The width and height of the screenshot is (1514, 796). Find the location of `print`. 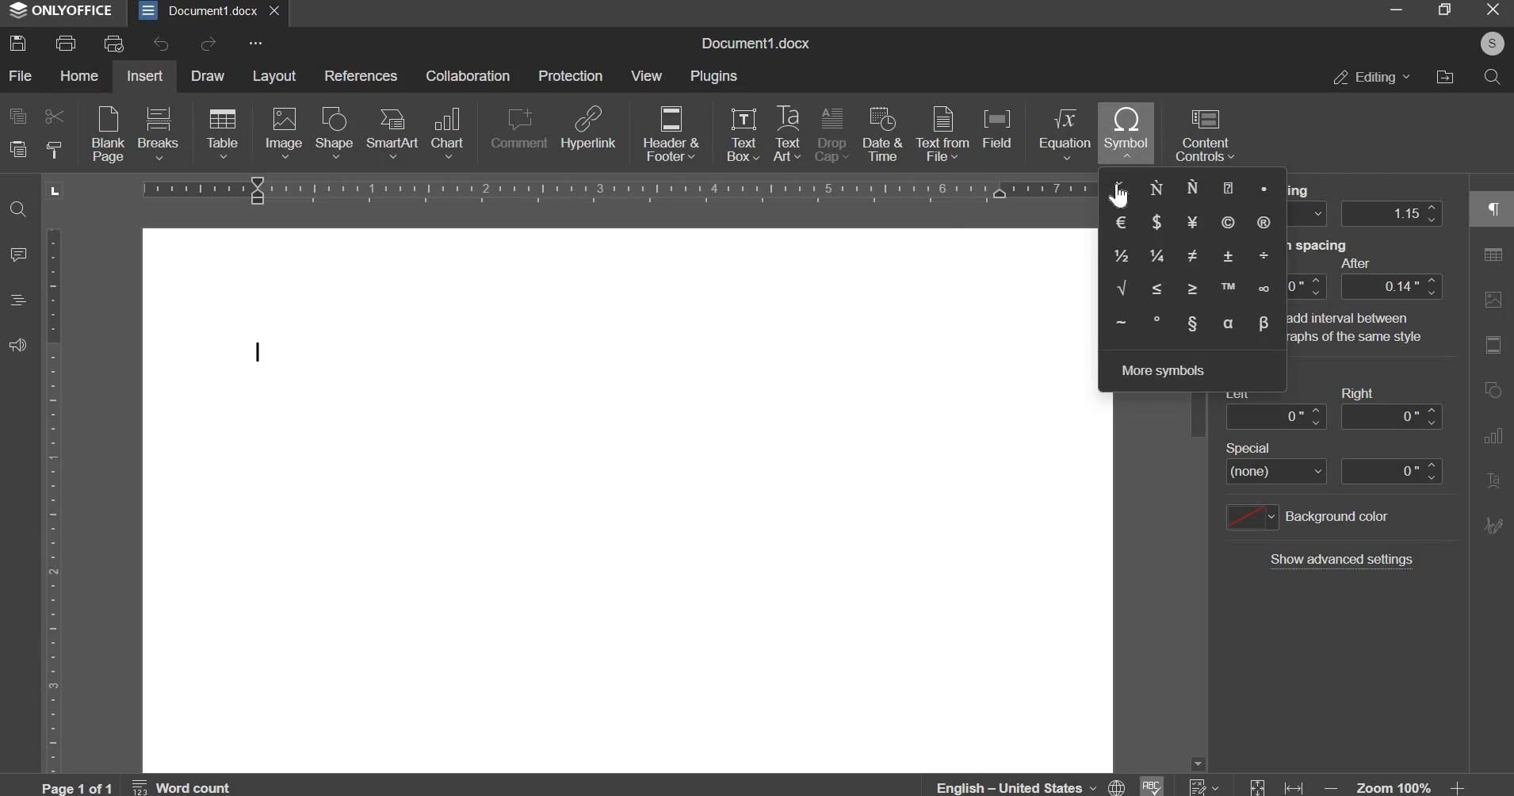

print is located at coordinates (64, 43).